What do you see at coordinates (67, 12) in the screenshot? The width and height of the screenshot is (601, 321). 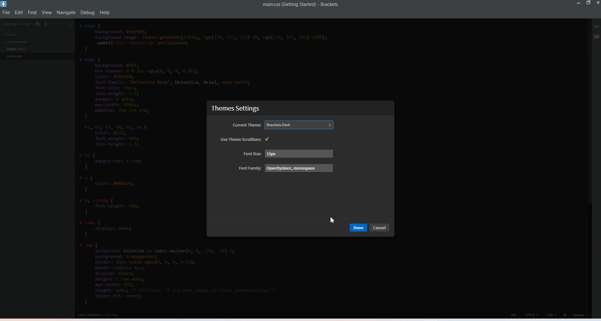 I see `Navigate` at bounding box center [67, 12].